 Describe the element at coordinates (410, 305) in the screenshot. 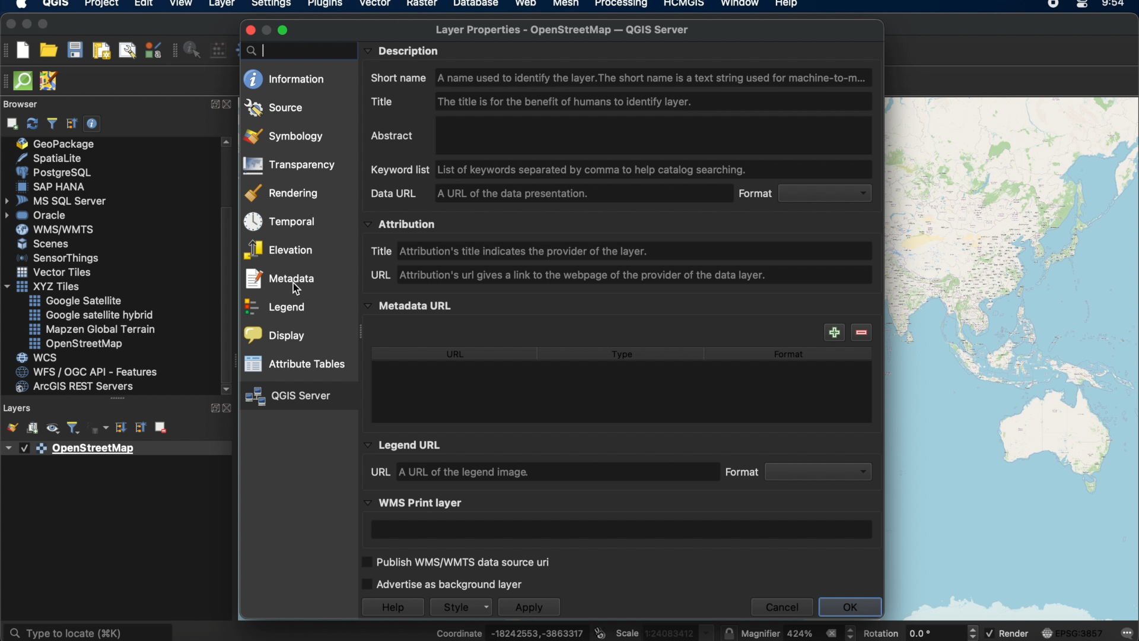

I see `metadata url` at that location.